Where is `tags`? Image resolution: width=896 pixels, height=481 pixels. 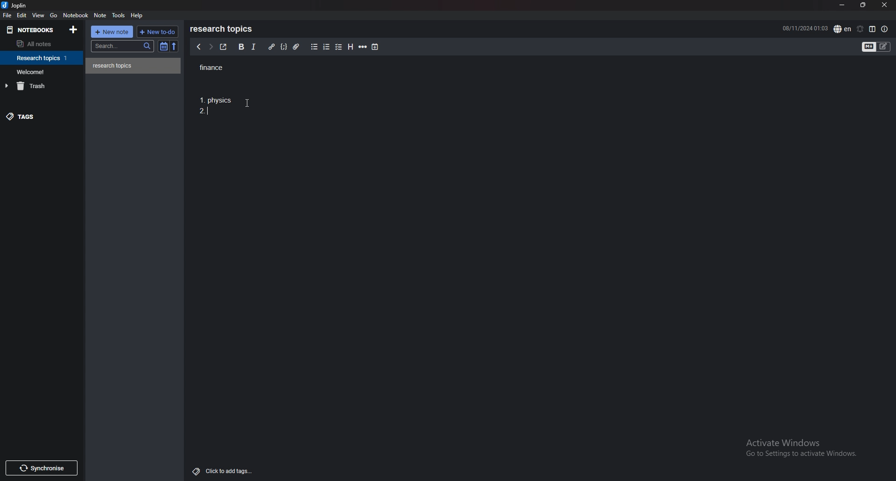 tags is located at coordinates (40, 118).